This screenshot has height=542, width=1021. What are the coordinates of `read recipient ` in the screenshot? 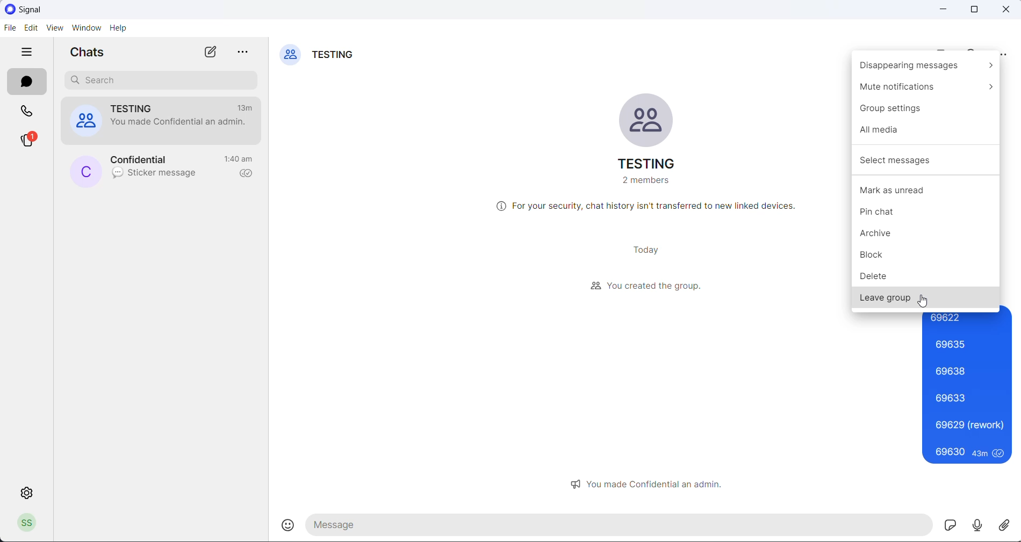 It's located at (247, 174).